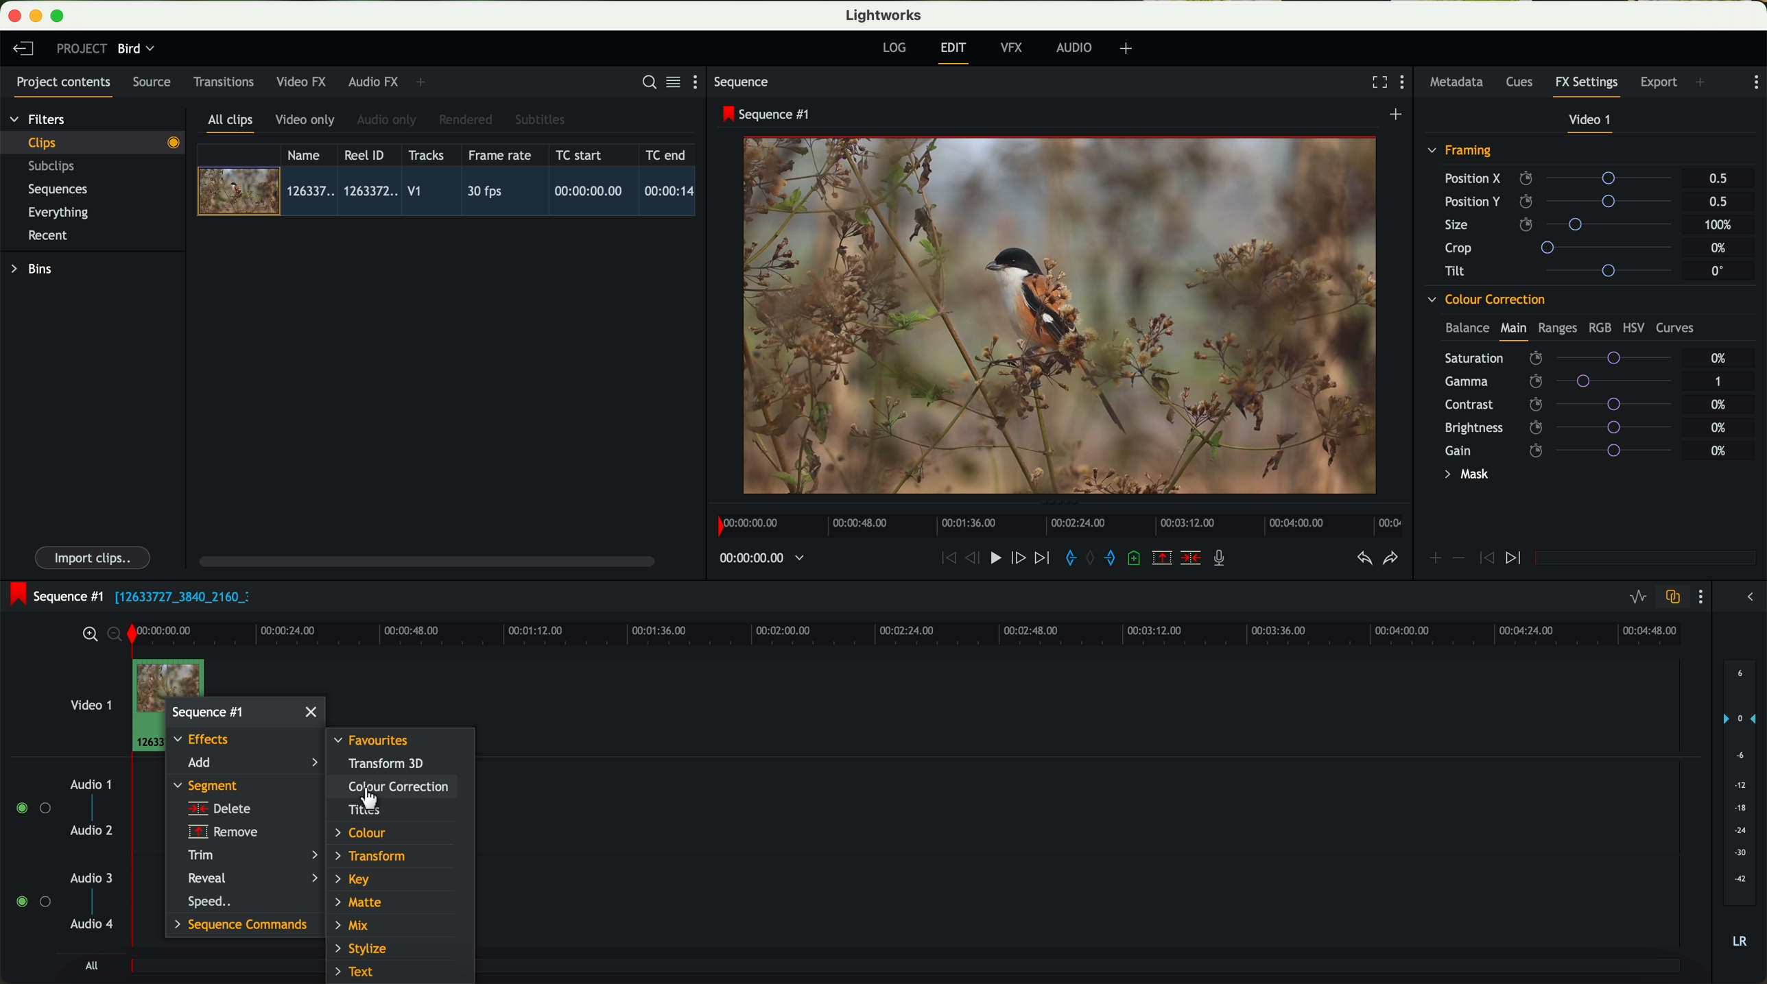 This screenshot has width=1767, height=984. I want to click on mask, so click(1464, 476).